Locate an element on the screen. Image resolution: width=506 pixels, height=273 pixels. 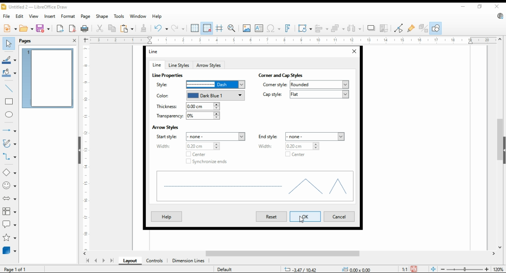
lines and arrows is located at coordinates (9, 131).